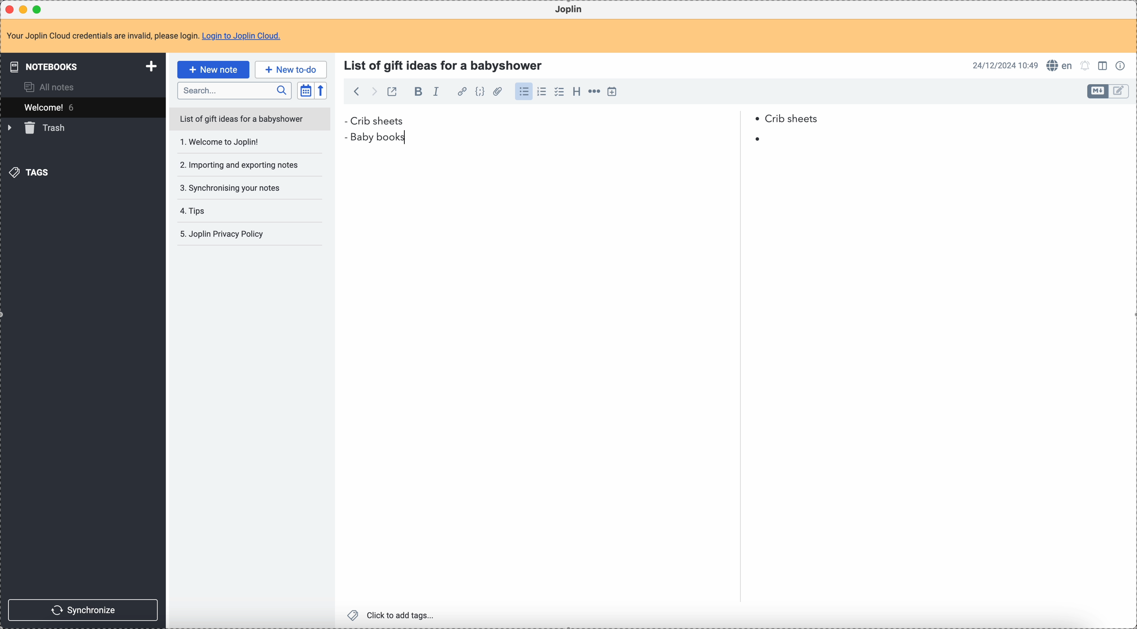  What do you see at coordinates (559, 92) in the screenshot?
I see `checklist` at bounding box center [559, 92].